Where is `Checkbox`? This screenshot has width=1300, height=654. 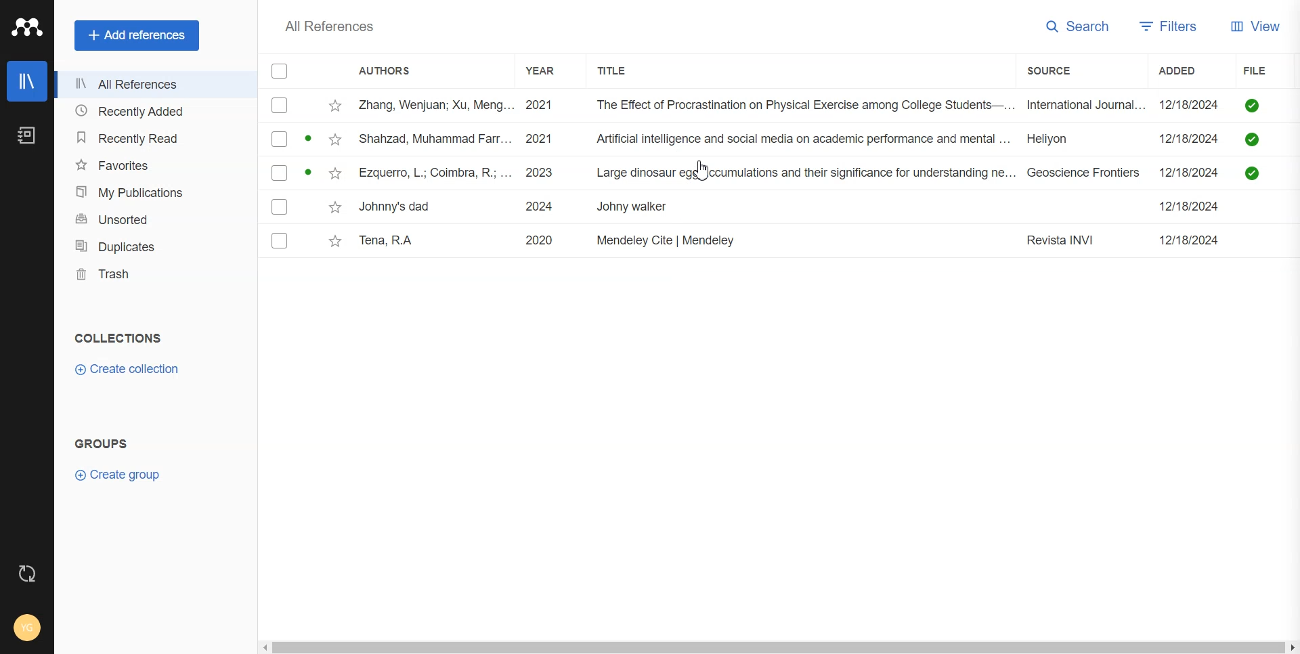
Checkbox is located at coordinates (280, 173).